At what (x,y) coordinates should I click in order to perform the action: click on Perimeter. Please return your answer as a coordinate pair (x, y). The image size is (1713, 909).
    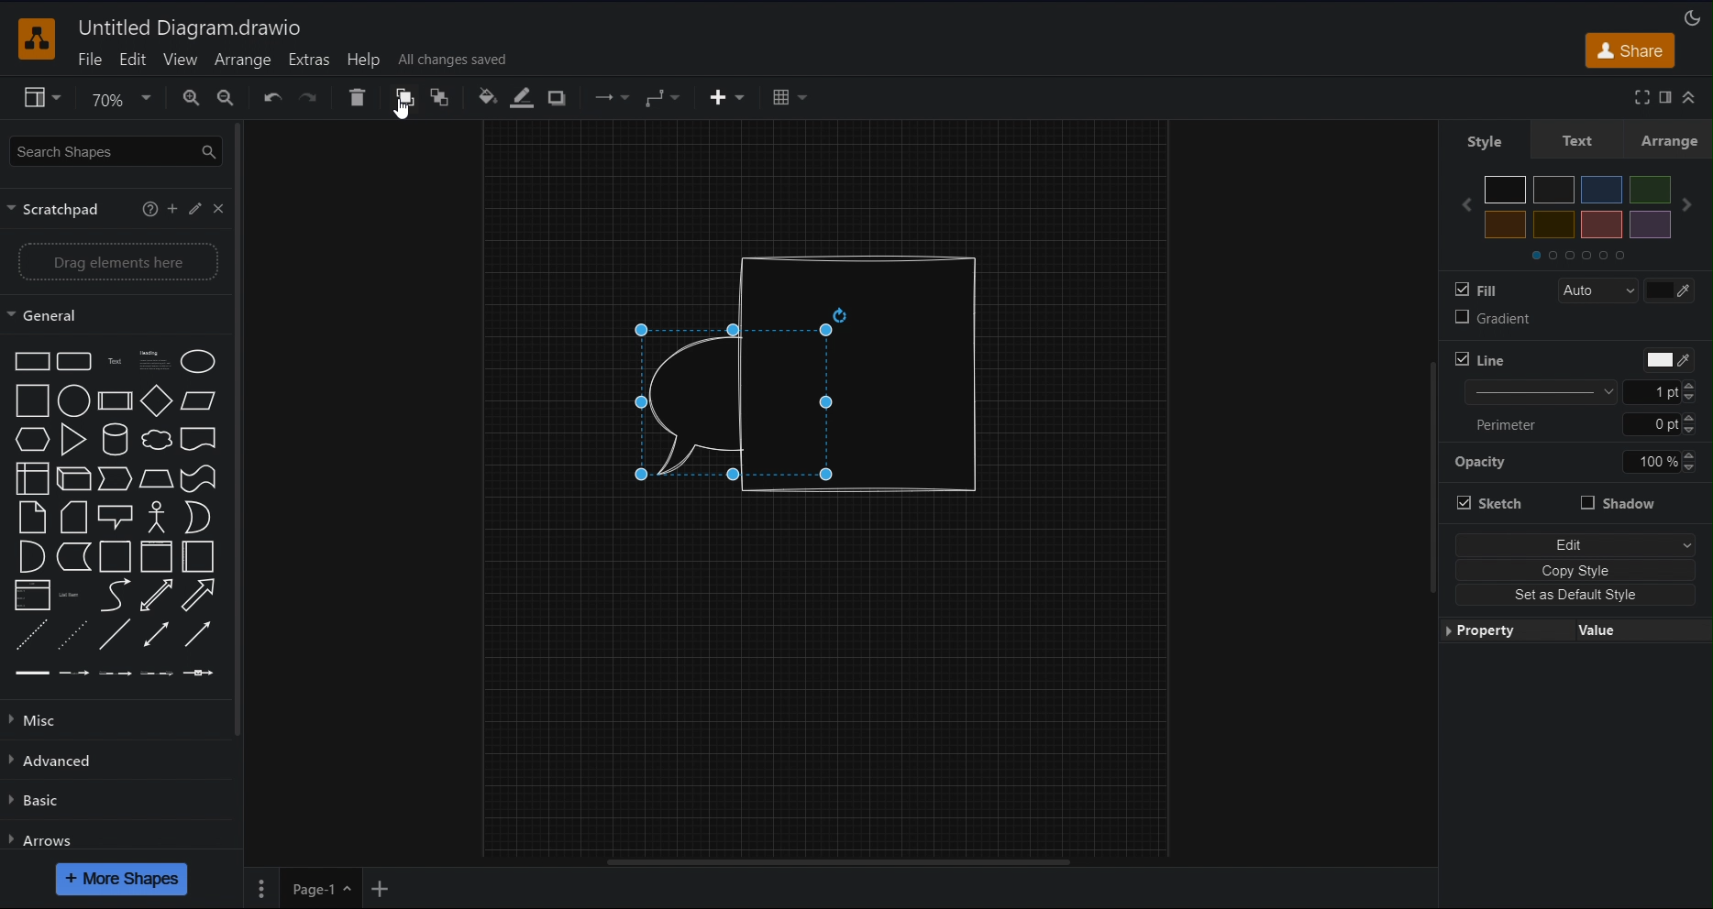
    Looking at the image, I should click on (1506, 425).